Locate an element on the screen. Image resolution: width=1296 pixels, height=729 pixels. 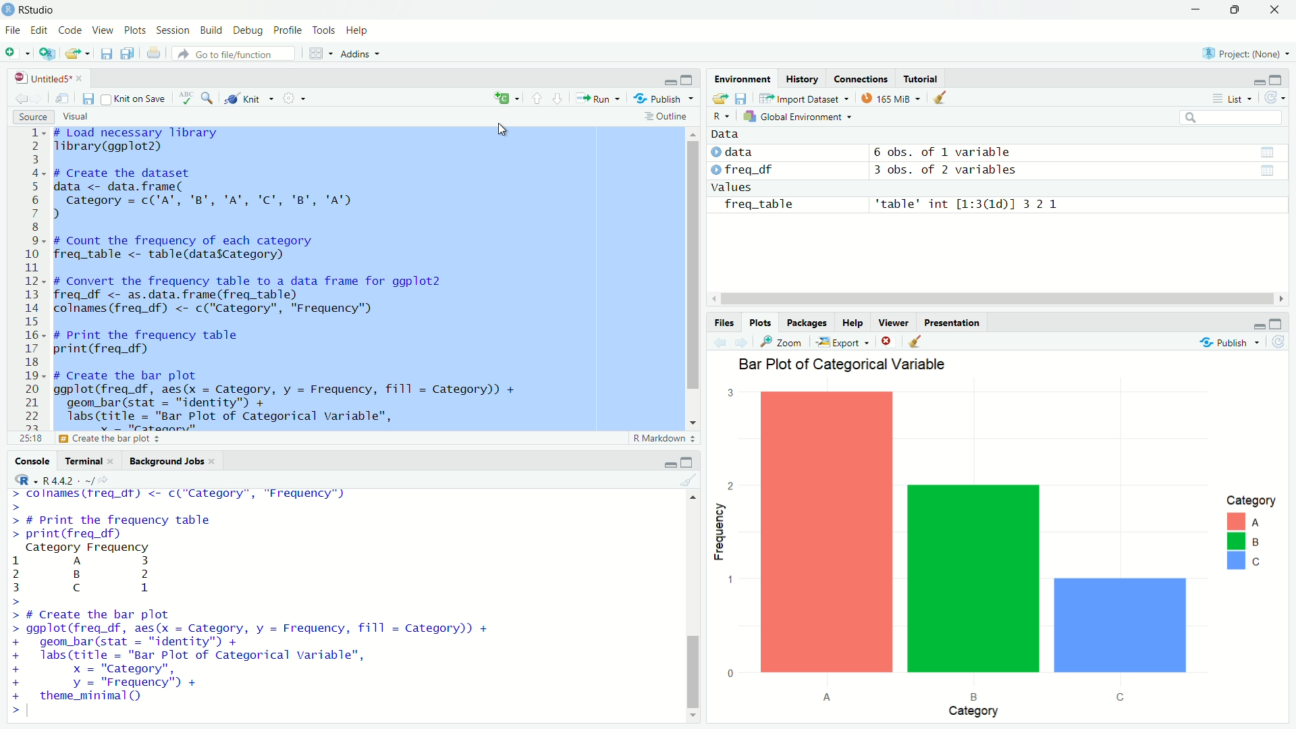
plots is located at coordinates (761, 322).